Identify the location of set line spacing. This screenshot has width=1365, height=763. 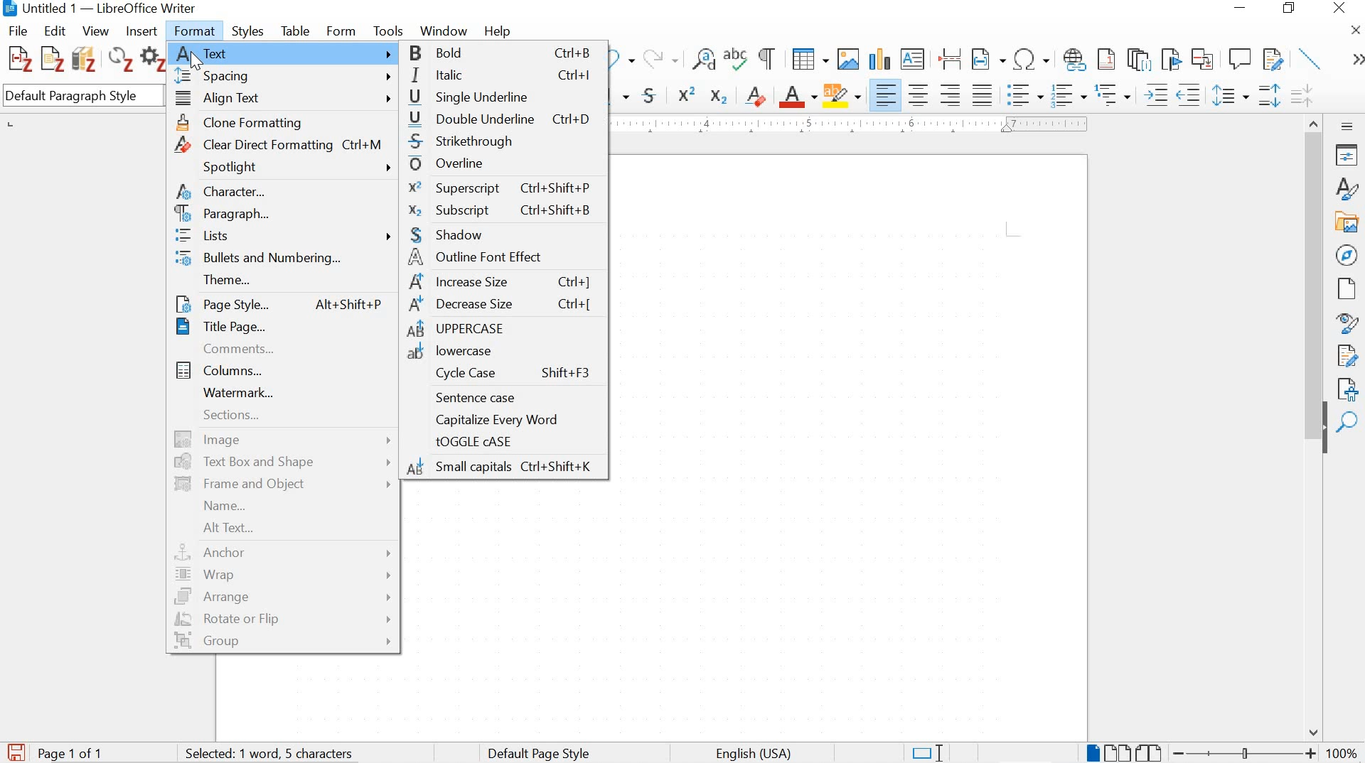
(1229, 96).